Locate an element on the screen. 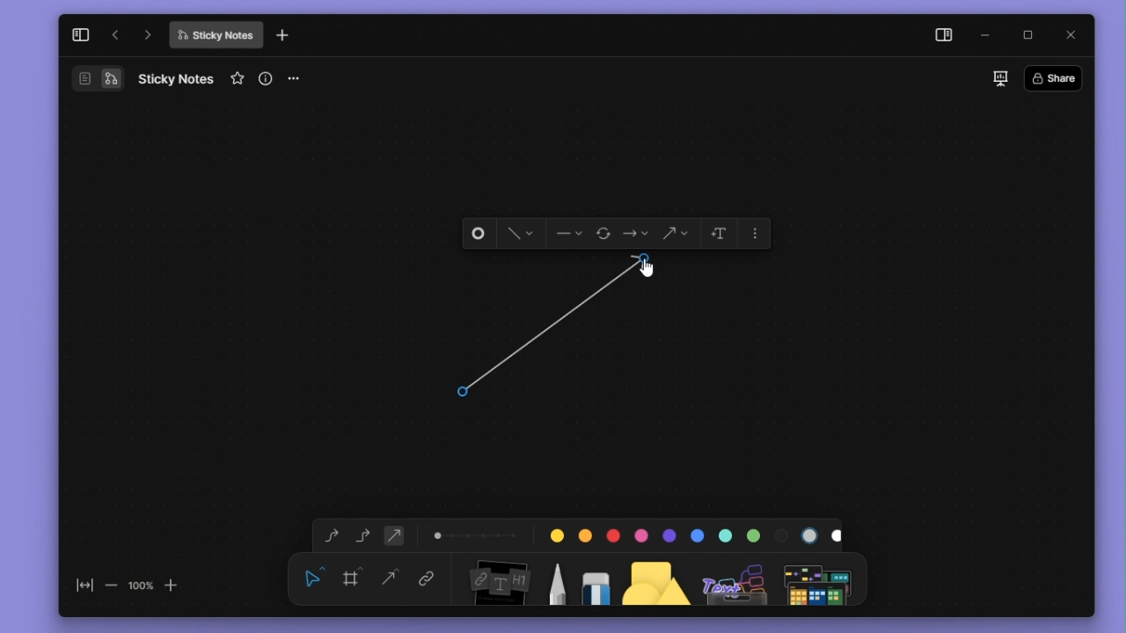  select is located at coordinates (313, 577).